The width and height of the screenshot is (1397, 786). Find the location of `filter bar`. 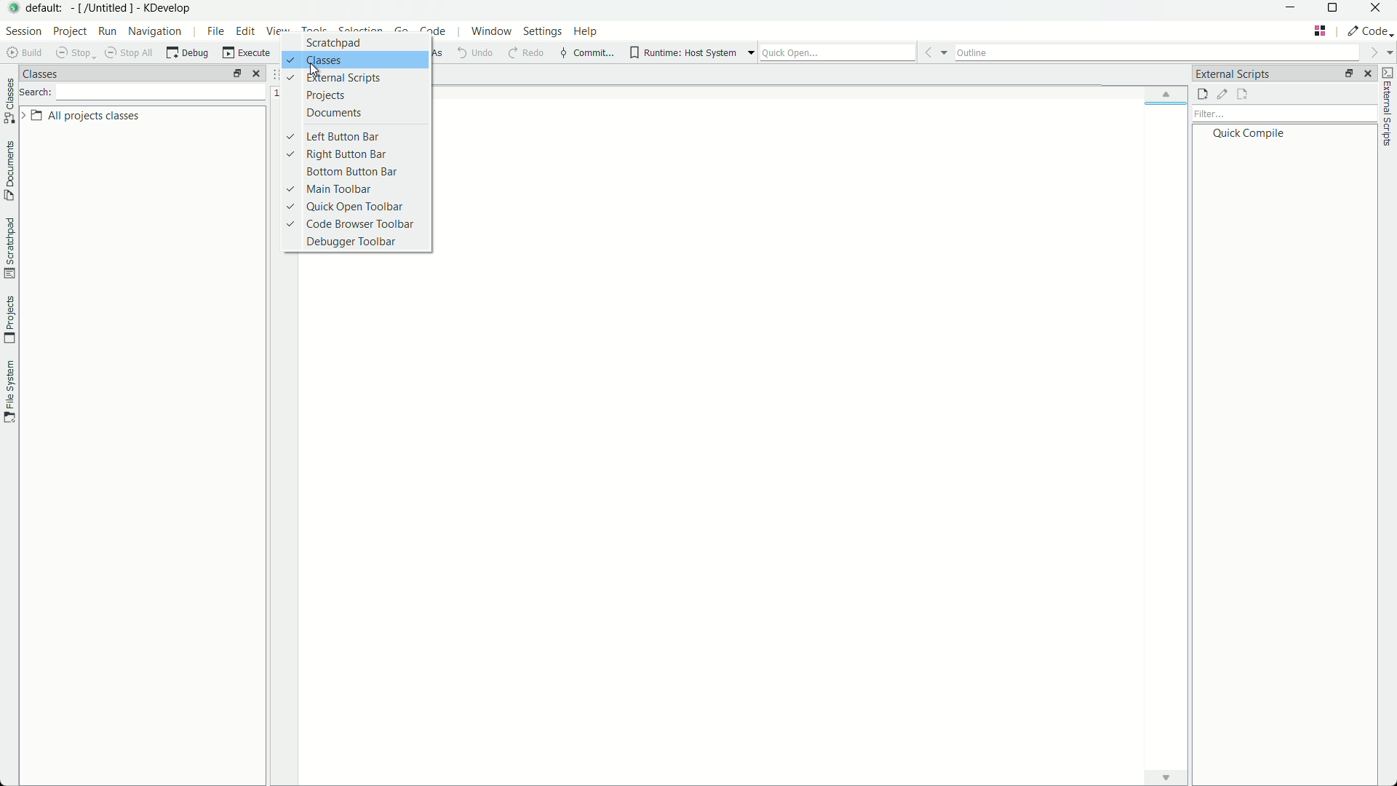

filter bar is located at coordinates (1286, 114).